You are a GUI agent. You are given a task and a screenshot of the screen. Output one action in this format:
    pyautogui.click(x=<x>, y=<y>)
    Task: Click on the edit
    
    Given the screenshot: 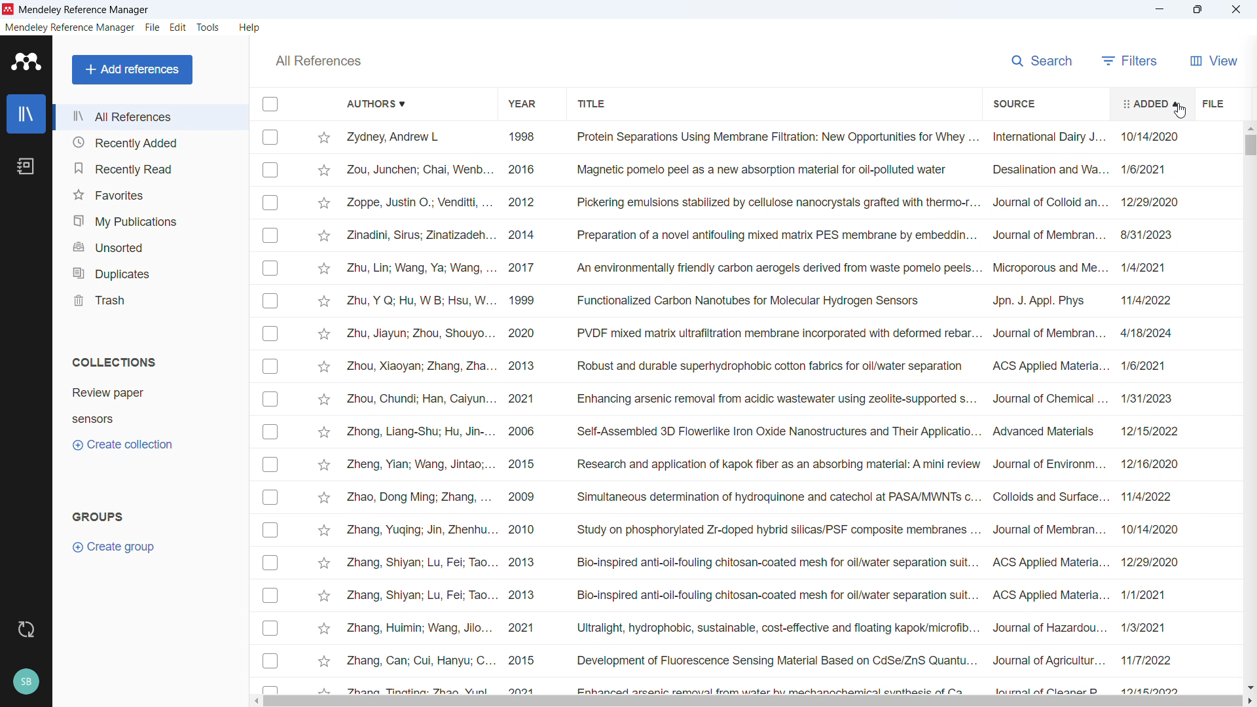 What is the action you would take?
    pyautogui.click(x=178, y=27)
    